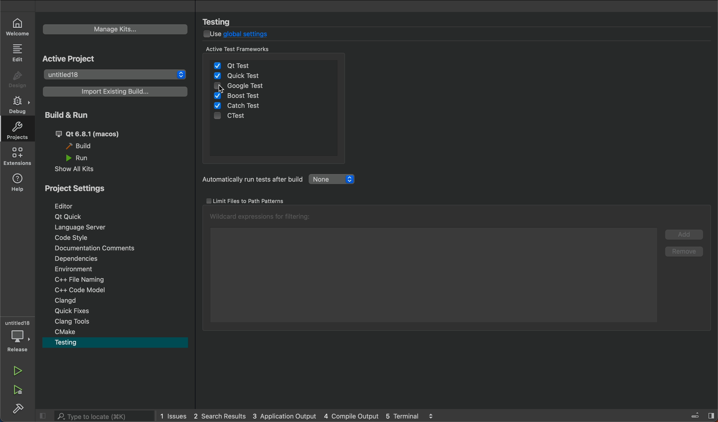 This screenshot has height=422, width=718. I want to click on wild cards, so click(262, 217).